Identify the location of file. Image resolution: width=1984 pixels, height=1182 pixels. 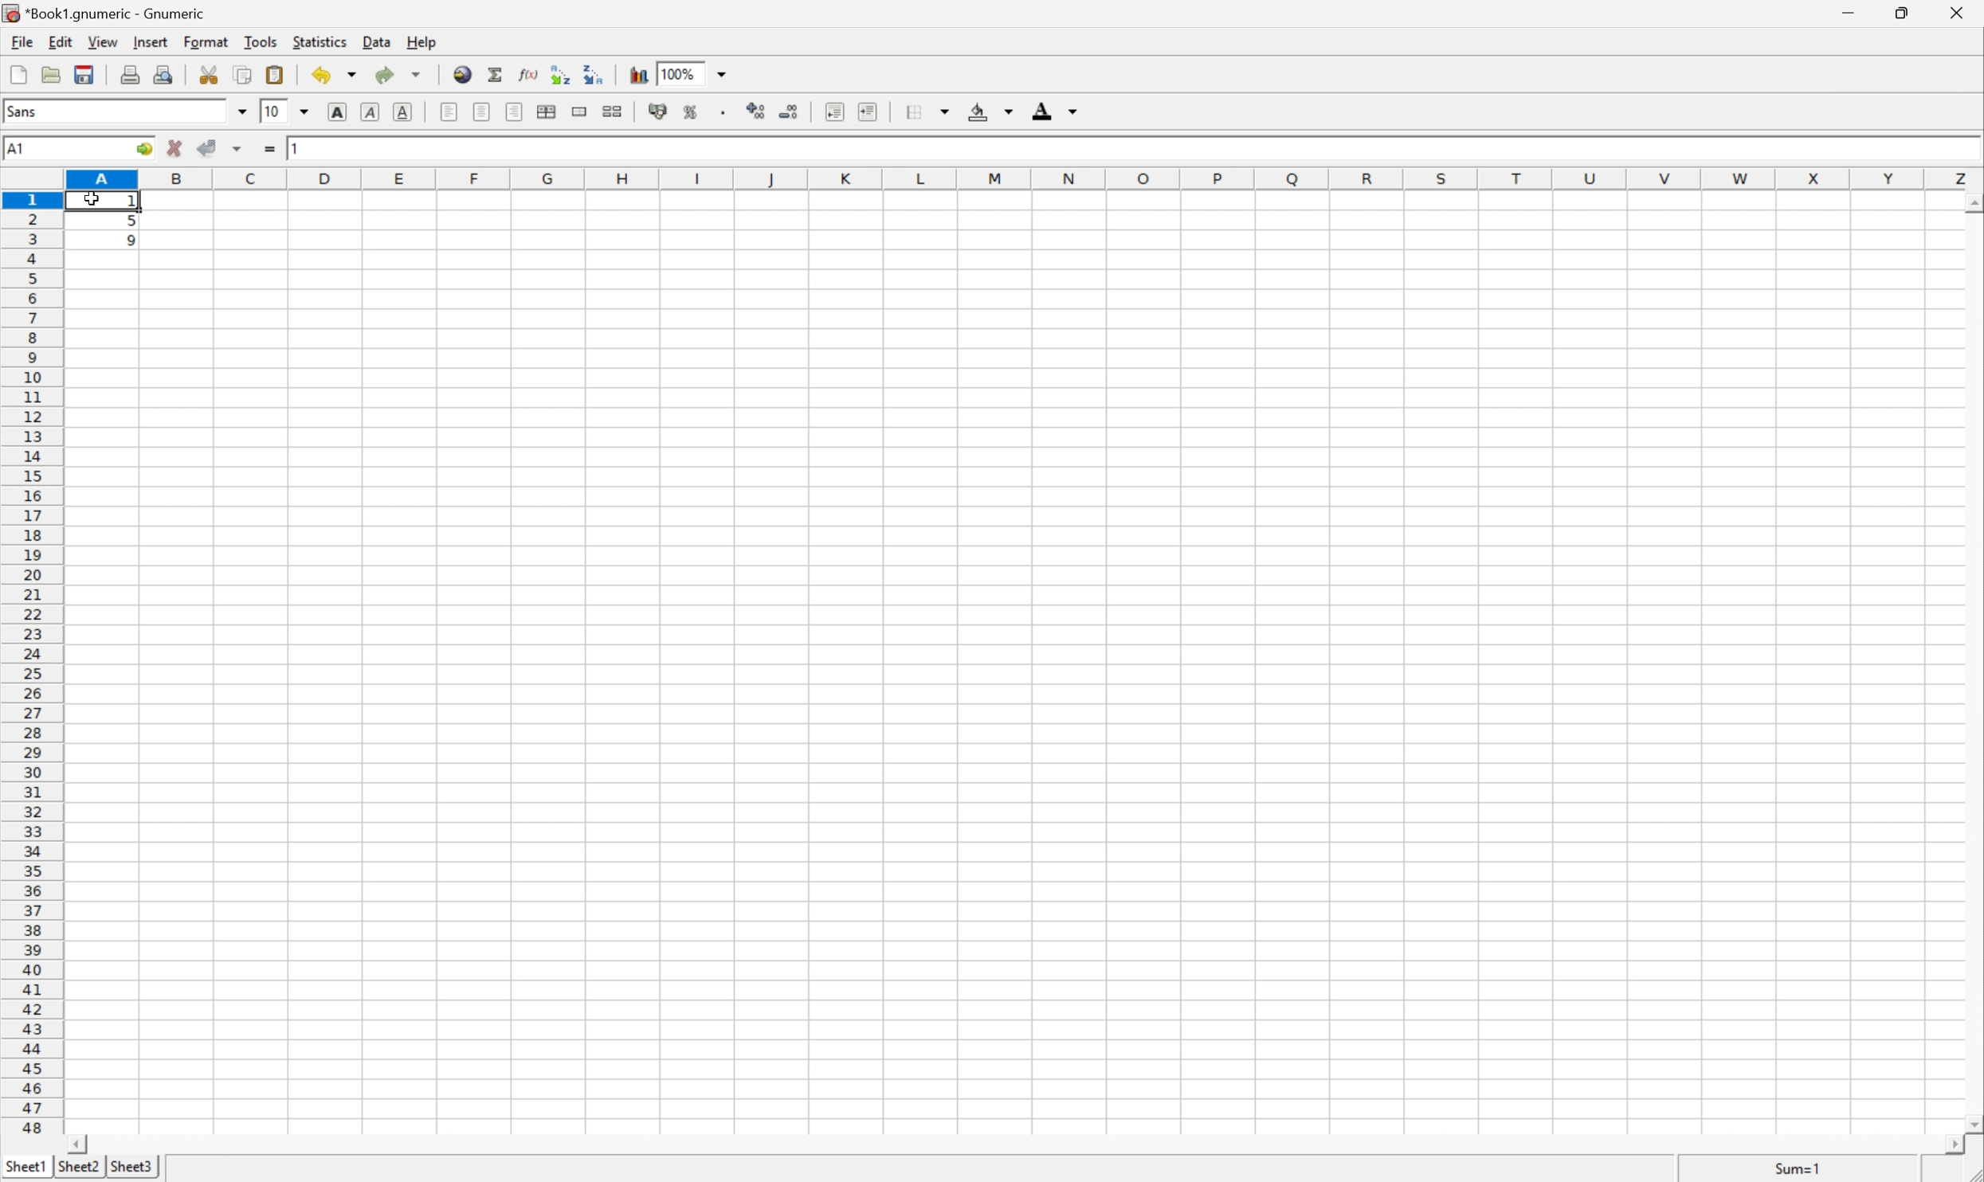
(19, 40).